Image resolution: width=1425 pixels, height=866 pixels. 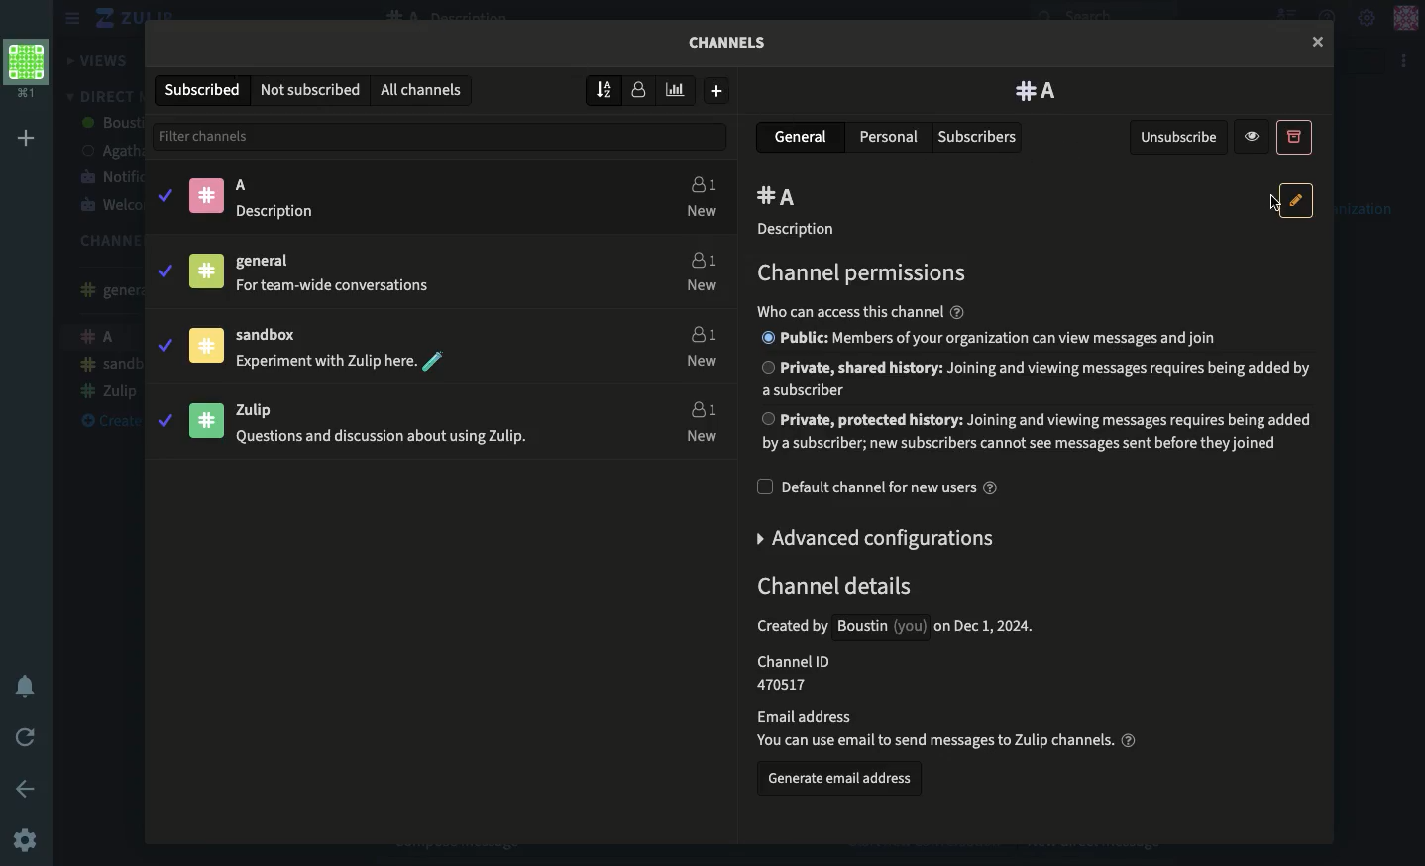 I want to click on Advanced configurations, so click(x=878, y=538).